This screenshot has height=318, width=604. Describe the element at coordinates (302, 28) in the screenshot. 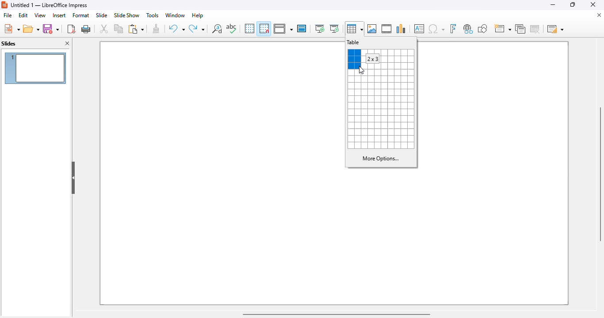

I see `master slide` at that location.